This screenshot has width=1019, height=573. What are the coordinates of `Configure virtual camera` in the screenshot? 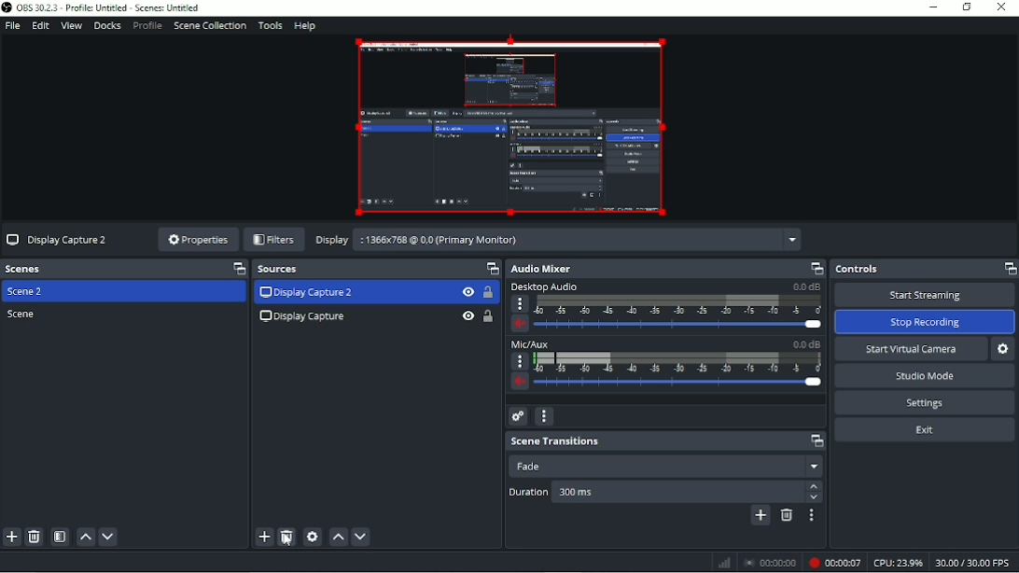 It's located at (1003, 349).